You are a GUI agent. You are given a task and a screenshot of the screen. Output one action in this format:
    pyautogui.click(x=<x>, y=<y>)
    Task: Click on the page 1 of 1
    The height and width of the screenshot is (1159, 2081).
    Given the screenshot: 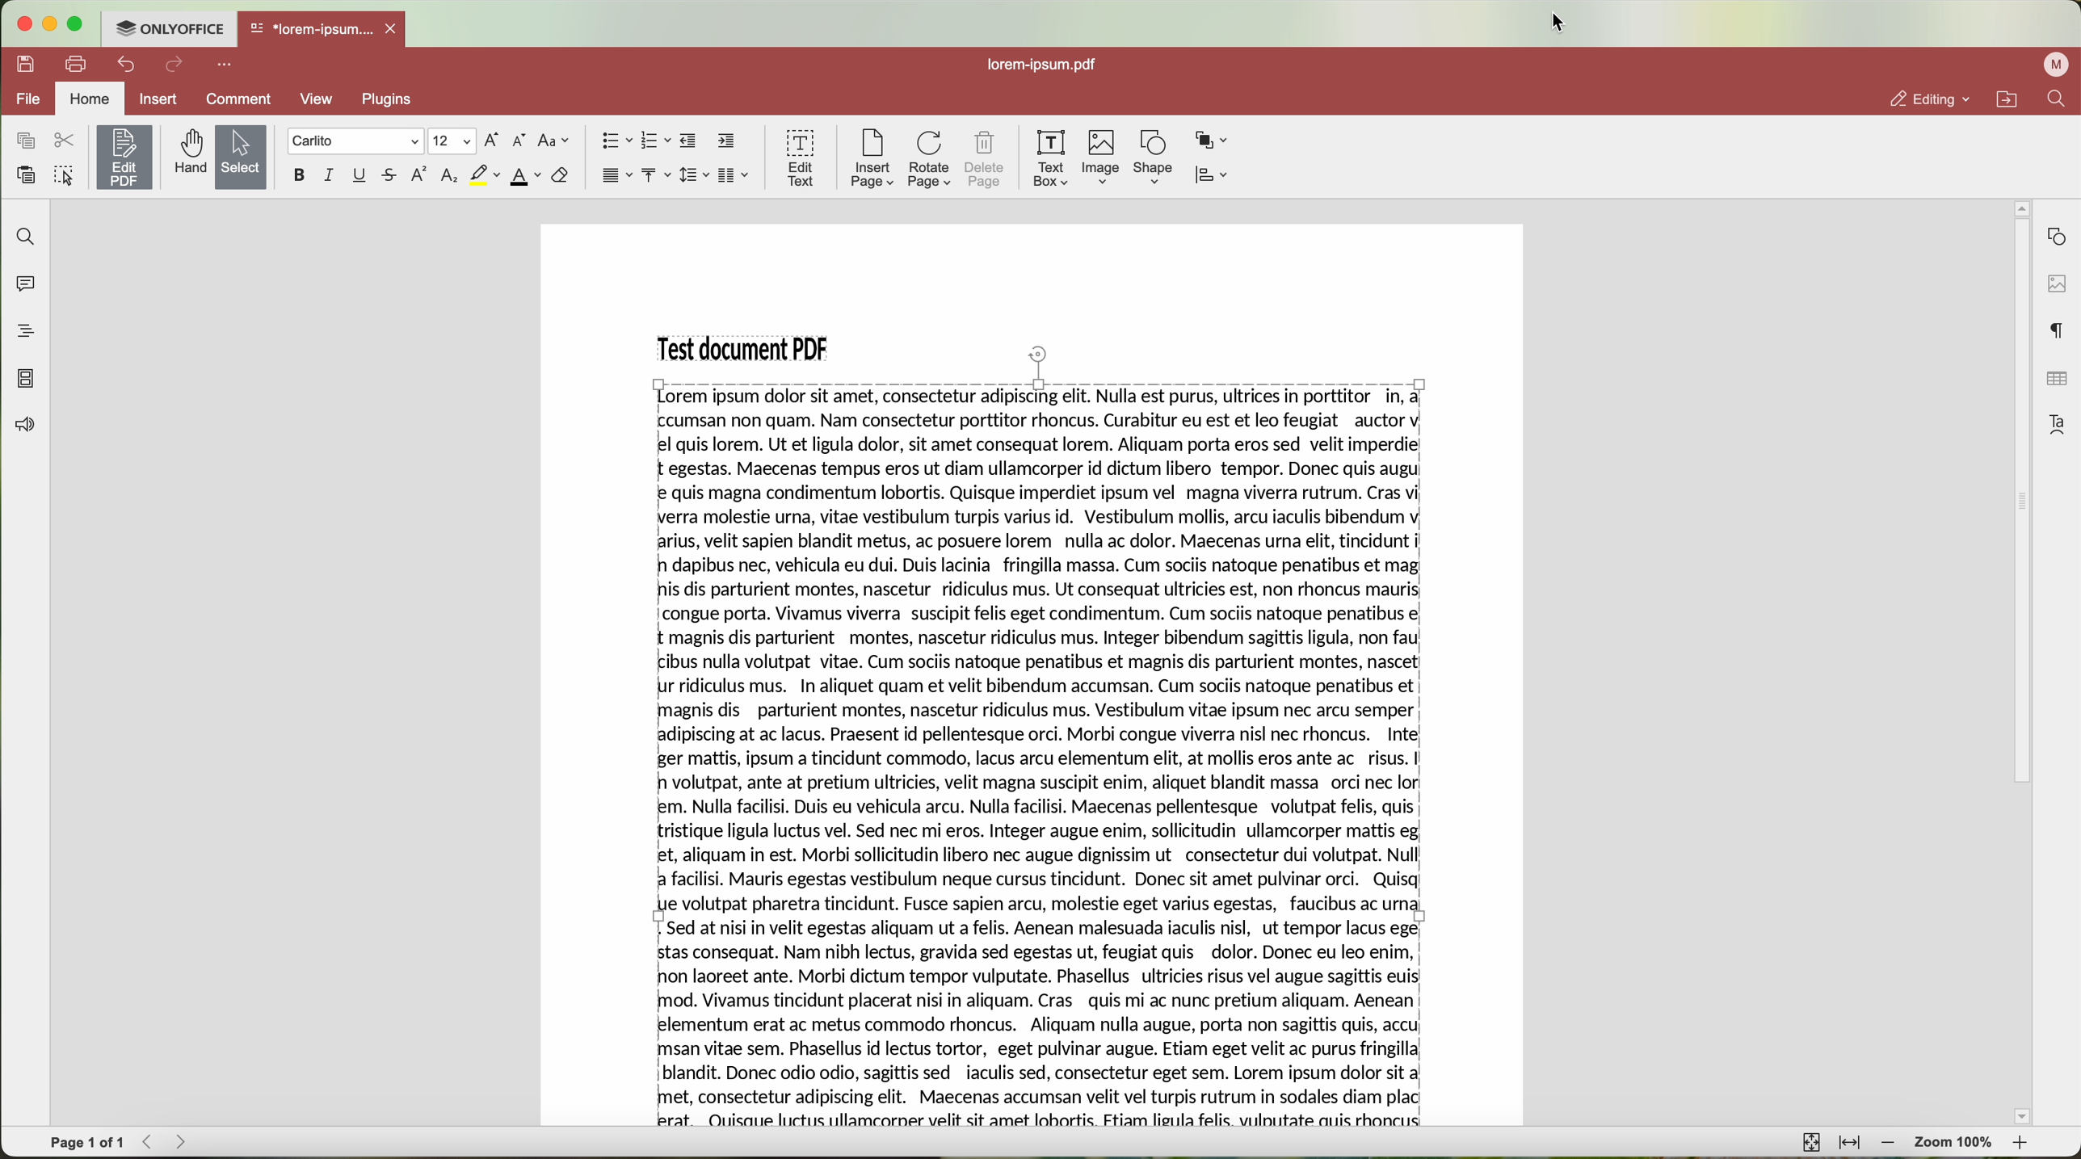 What is the action you would take?
    pyautogui.click(x=86, y=1144)
    